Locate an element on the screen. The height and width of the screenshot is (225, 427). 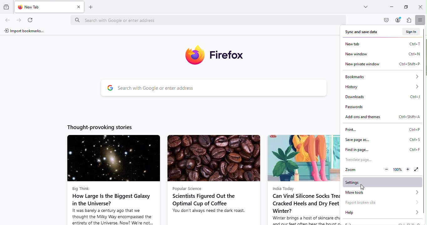
news article by big think is located at coordinates (113, 180).